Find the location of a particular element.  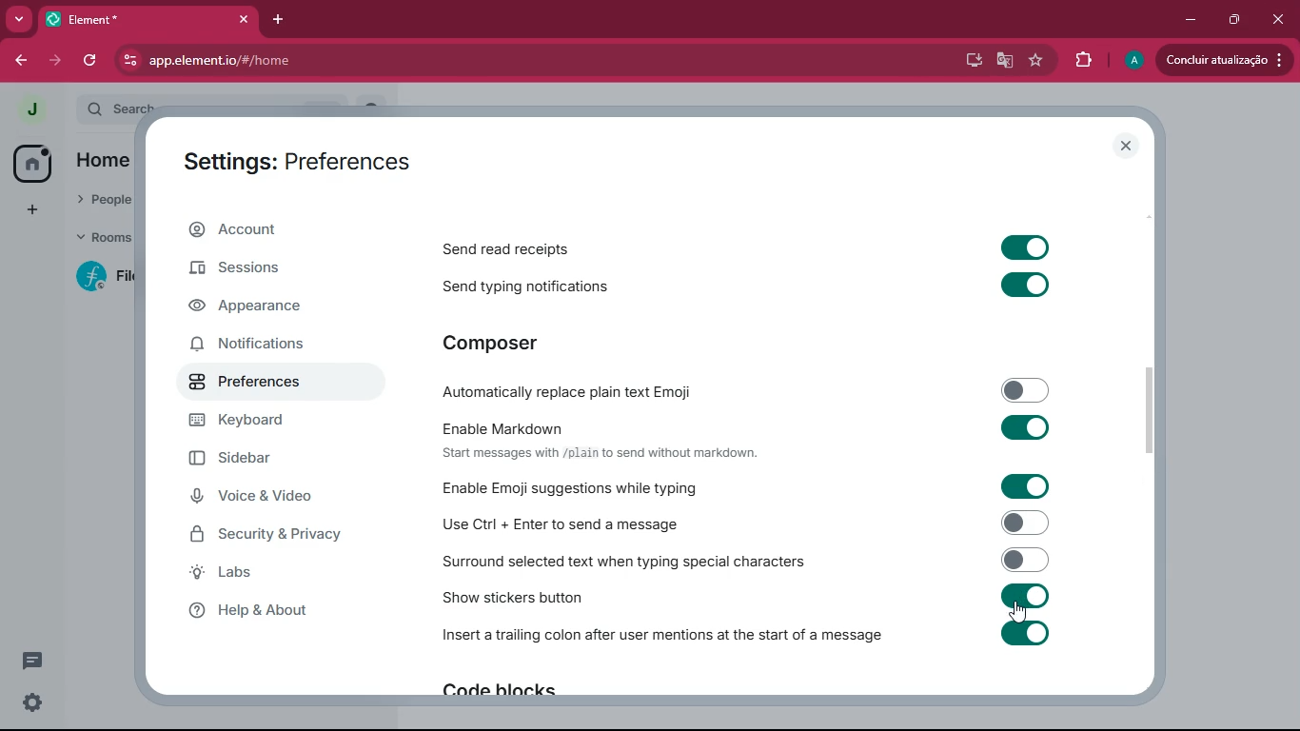

app.element.io/#/home is located at coordinates (347, 60).